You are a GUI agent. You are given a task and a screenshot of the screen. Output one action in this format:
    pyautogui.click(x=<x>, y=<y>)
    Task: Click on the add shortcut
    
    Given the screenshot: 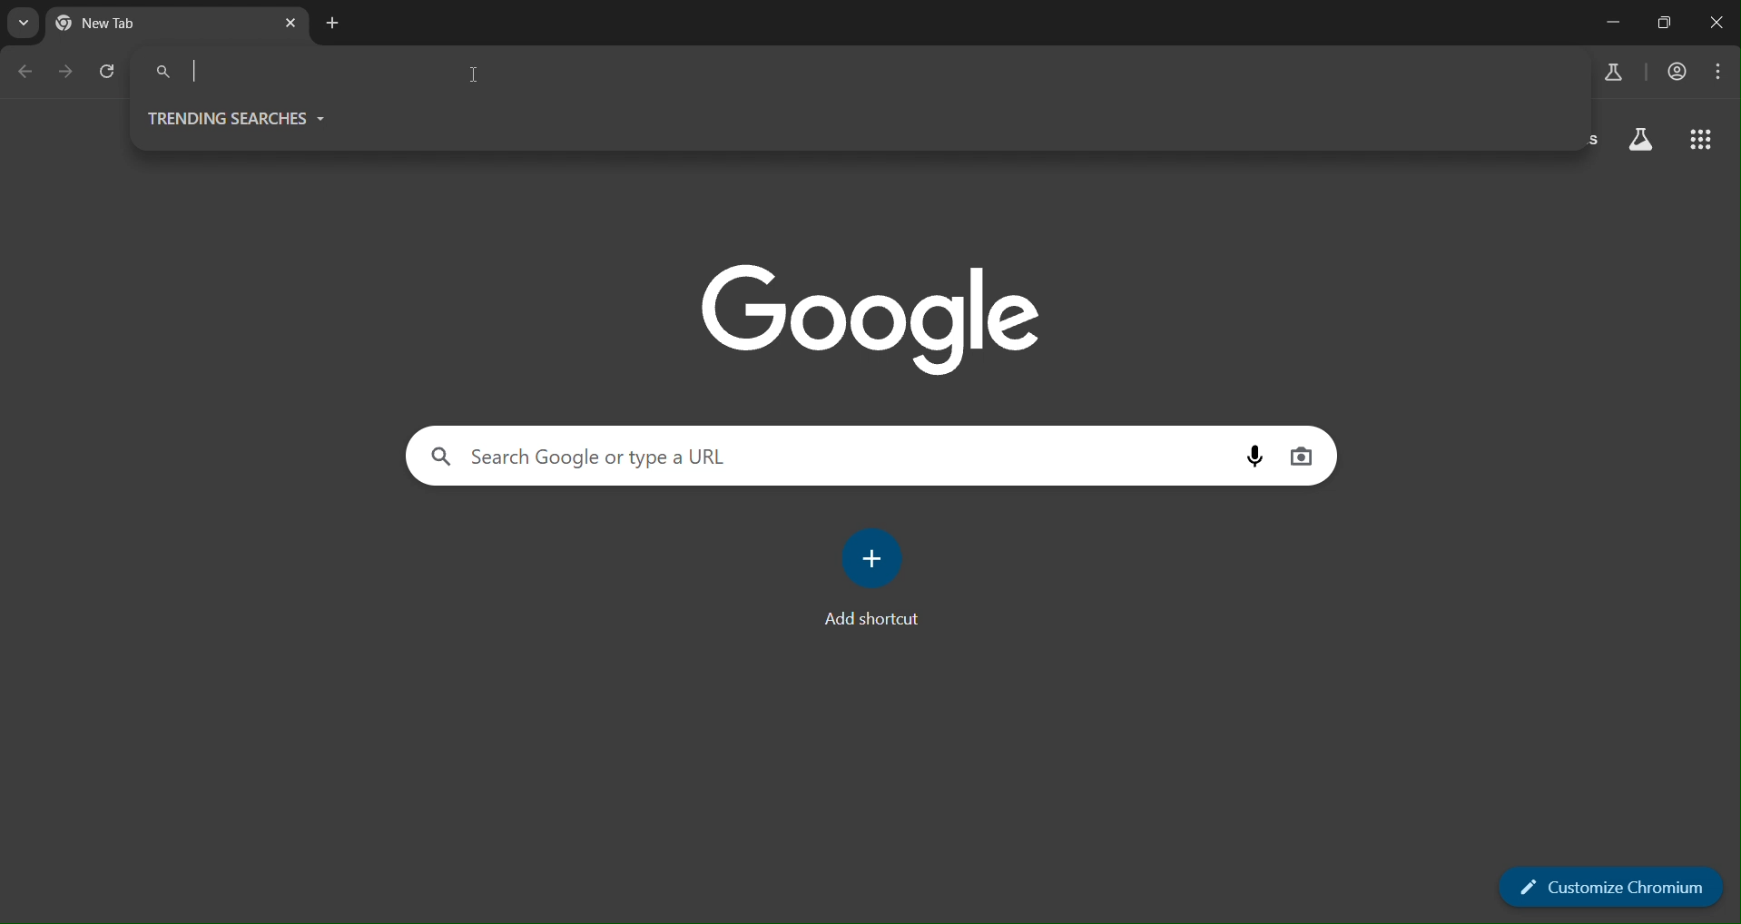 What is the action you would take?
    pyautogui.click(x=880, y=575)
    